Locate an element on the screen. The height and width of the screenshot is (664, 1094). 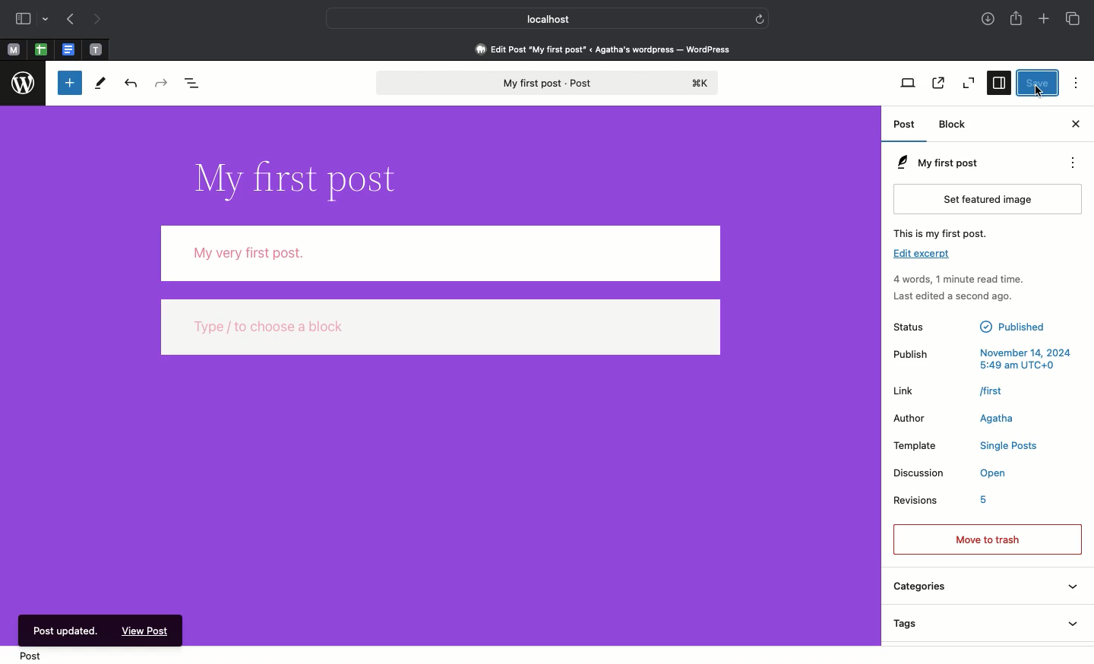
Redo is located at coordinates (161, 83).